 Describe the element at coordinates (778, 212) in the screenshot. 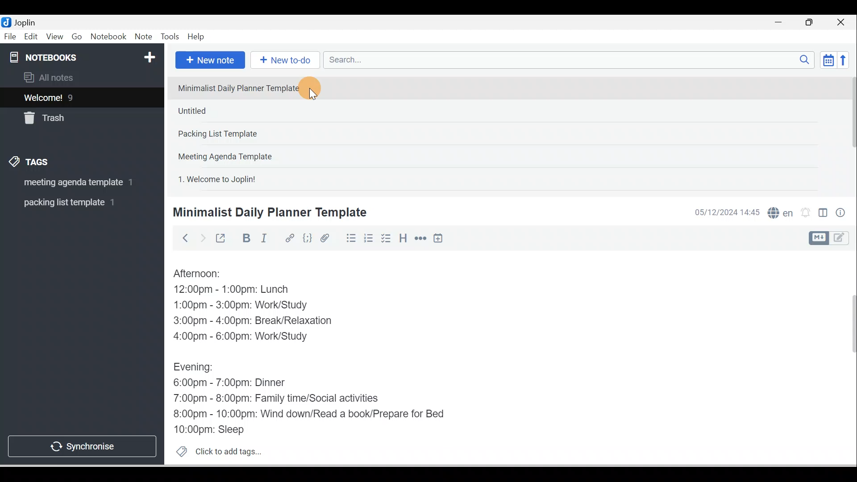

I see `Spelling` at that location.